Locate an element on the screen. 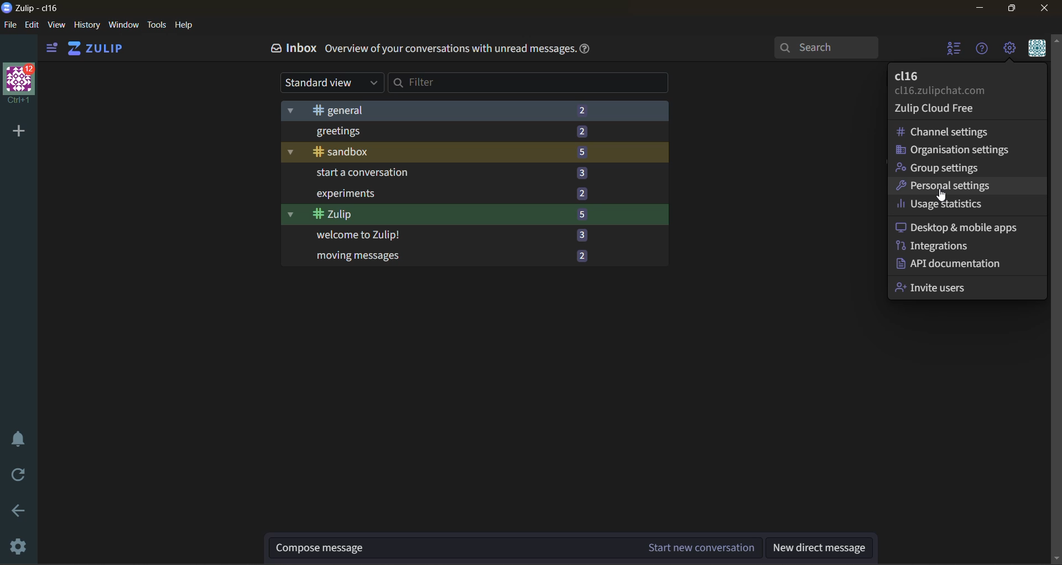 This screenshot has width=1062, height=565. moving messages is located at coordinates (443, 256).